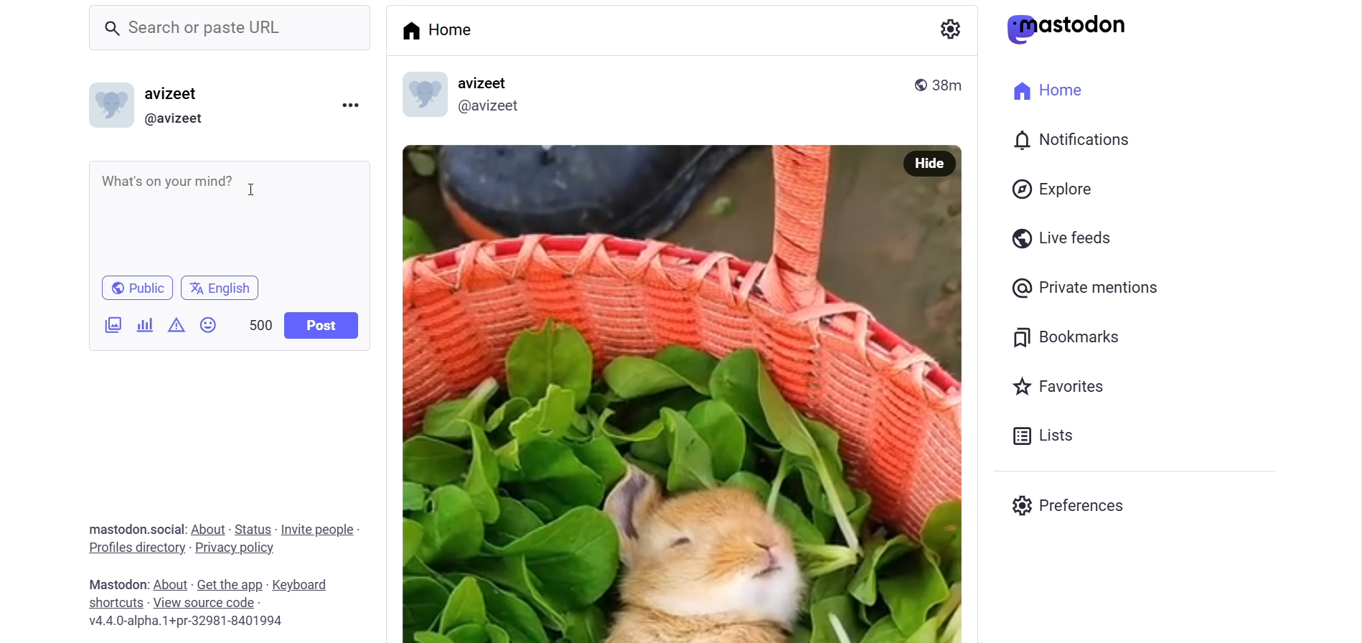 The image size is (1362, 643). Describe the element at coordinates (137, 527) in the screenshot. I see `mastodon.social` at that location.